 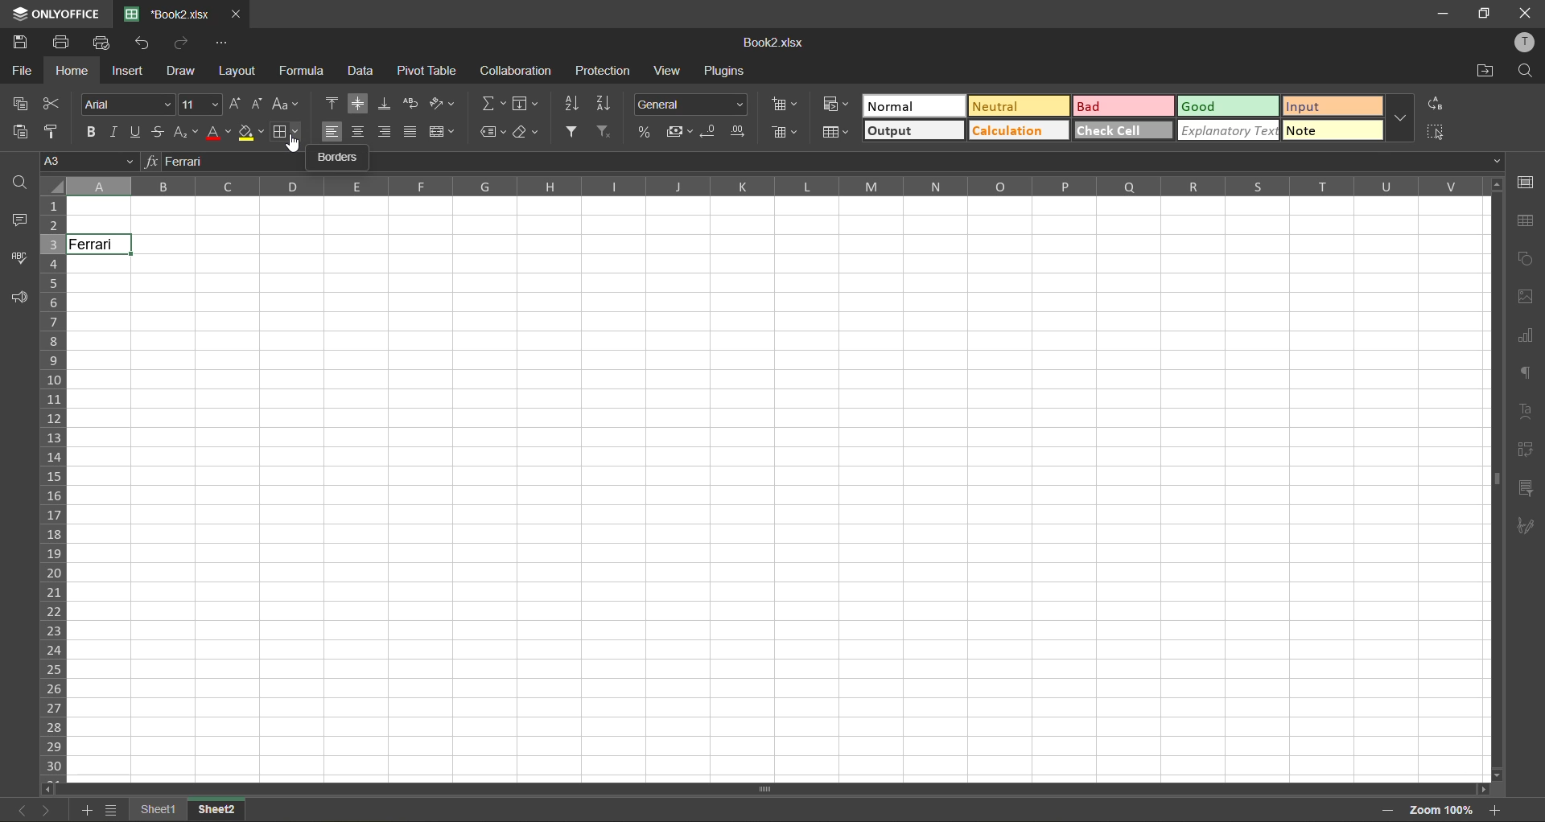 What do you see at coordinates (1525, 529) in the screenshot?
I see `signature` at bounding box center [1525, 529].